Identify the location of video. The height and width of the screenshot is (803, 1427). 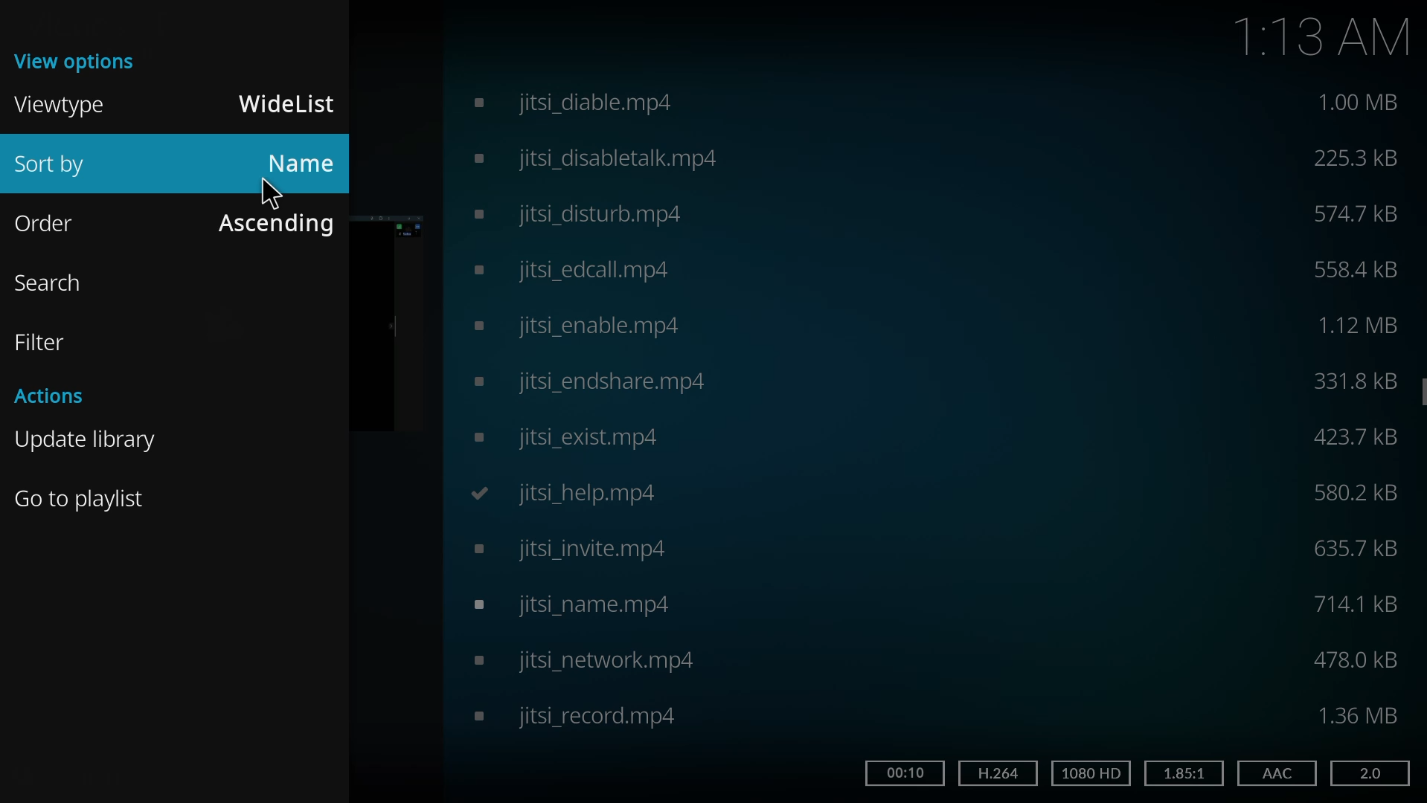
(582, 215).